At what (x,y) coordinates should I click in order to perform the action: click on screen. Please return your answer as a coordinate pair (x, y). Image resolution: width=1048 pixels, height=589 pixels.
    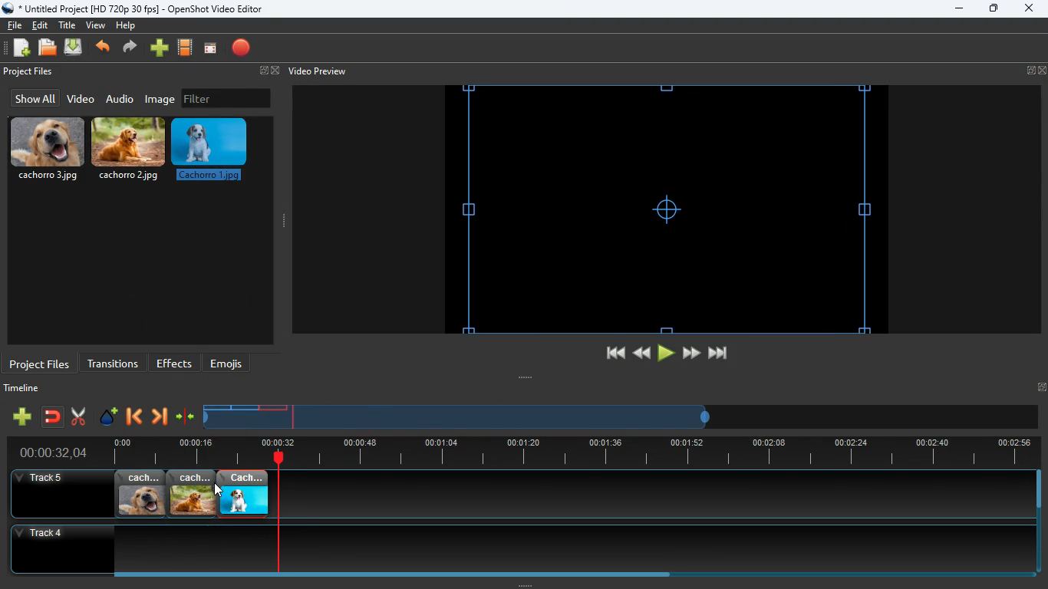
    Looking at the image, I should click on (667, 209).